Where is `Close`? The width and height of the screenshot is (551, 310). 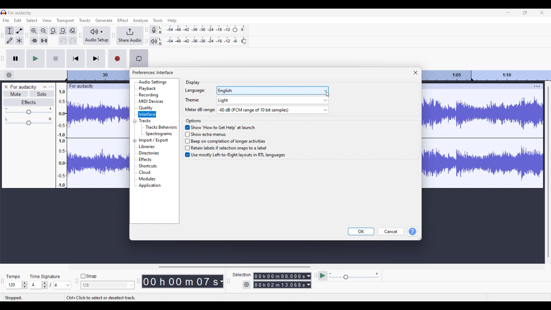
Close is located at coordinates (416, 73).